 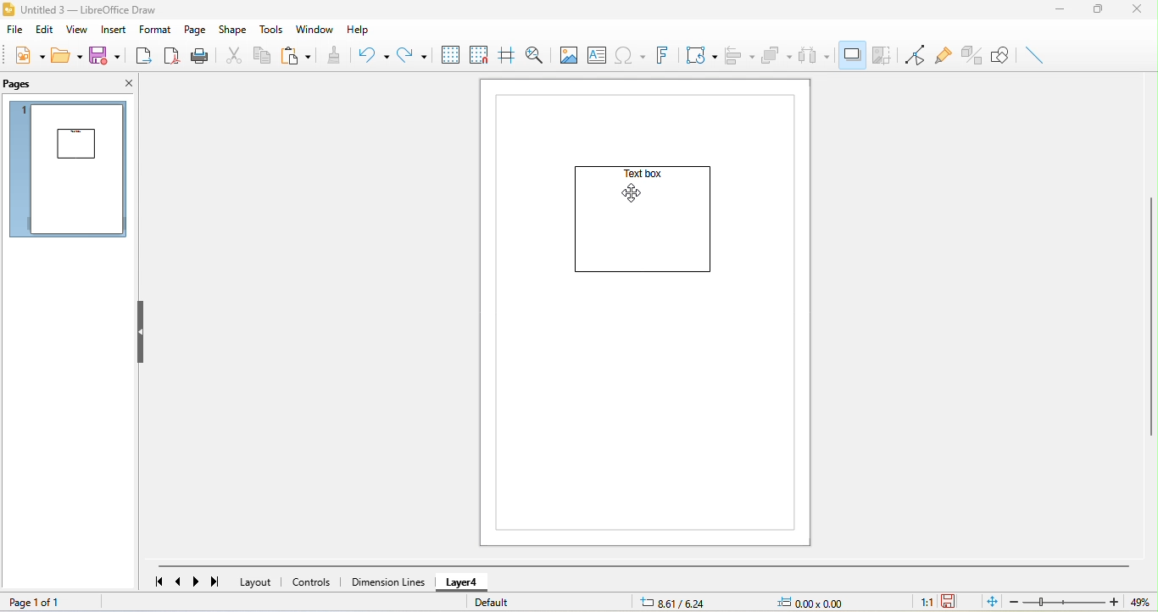 I want to click on last page, so click(x=220, y=584).